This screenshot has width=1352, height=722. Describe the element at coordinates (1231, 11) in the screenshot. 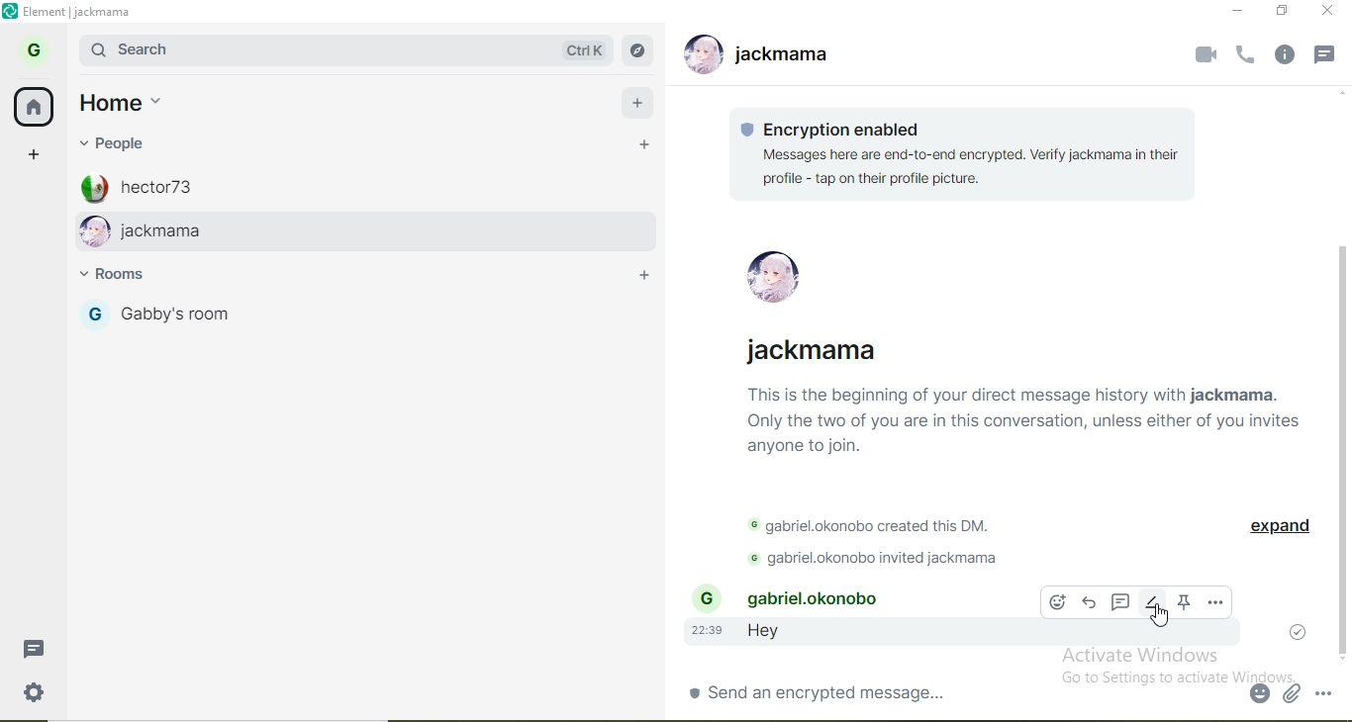

I see `minimise` at that location.